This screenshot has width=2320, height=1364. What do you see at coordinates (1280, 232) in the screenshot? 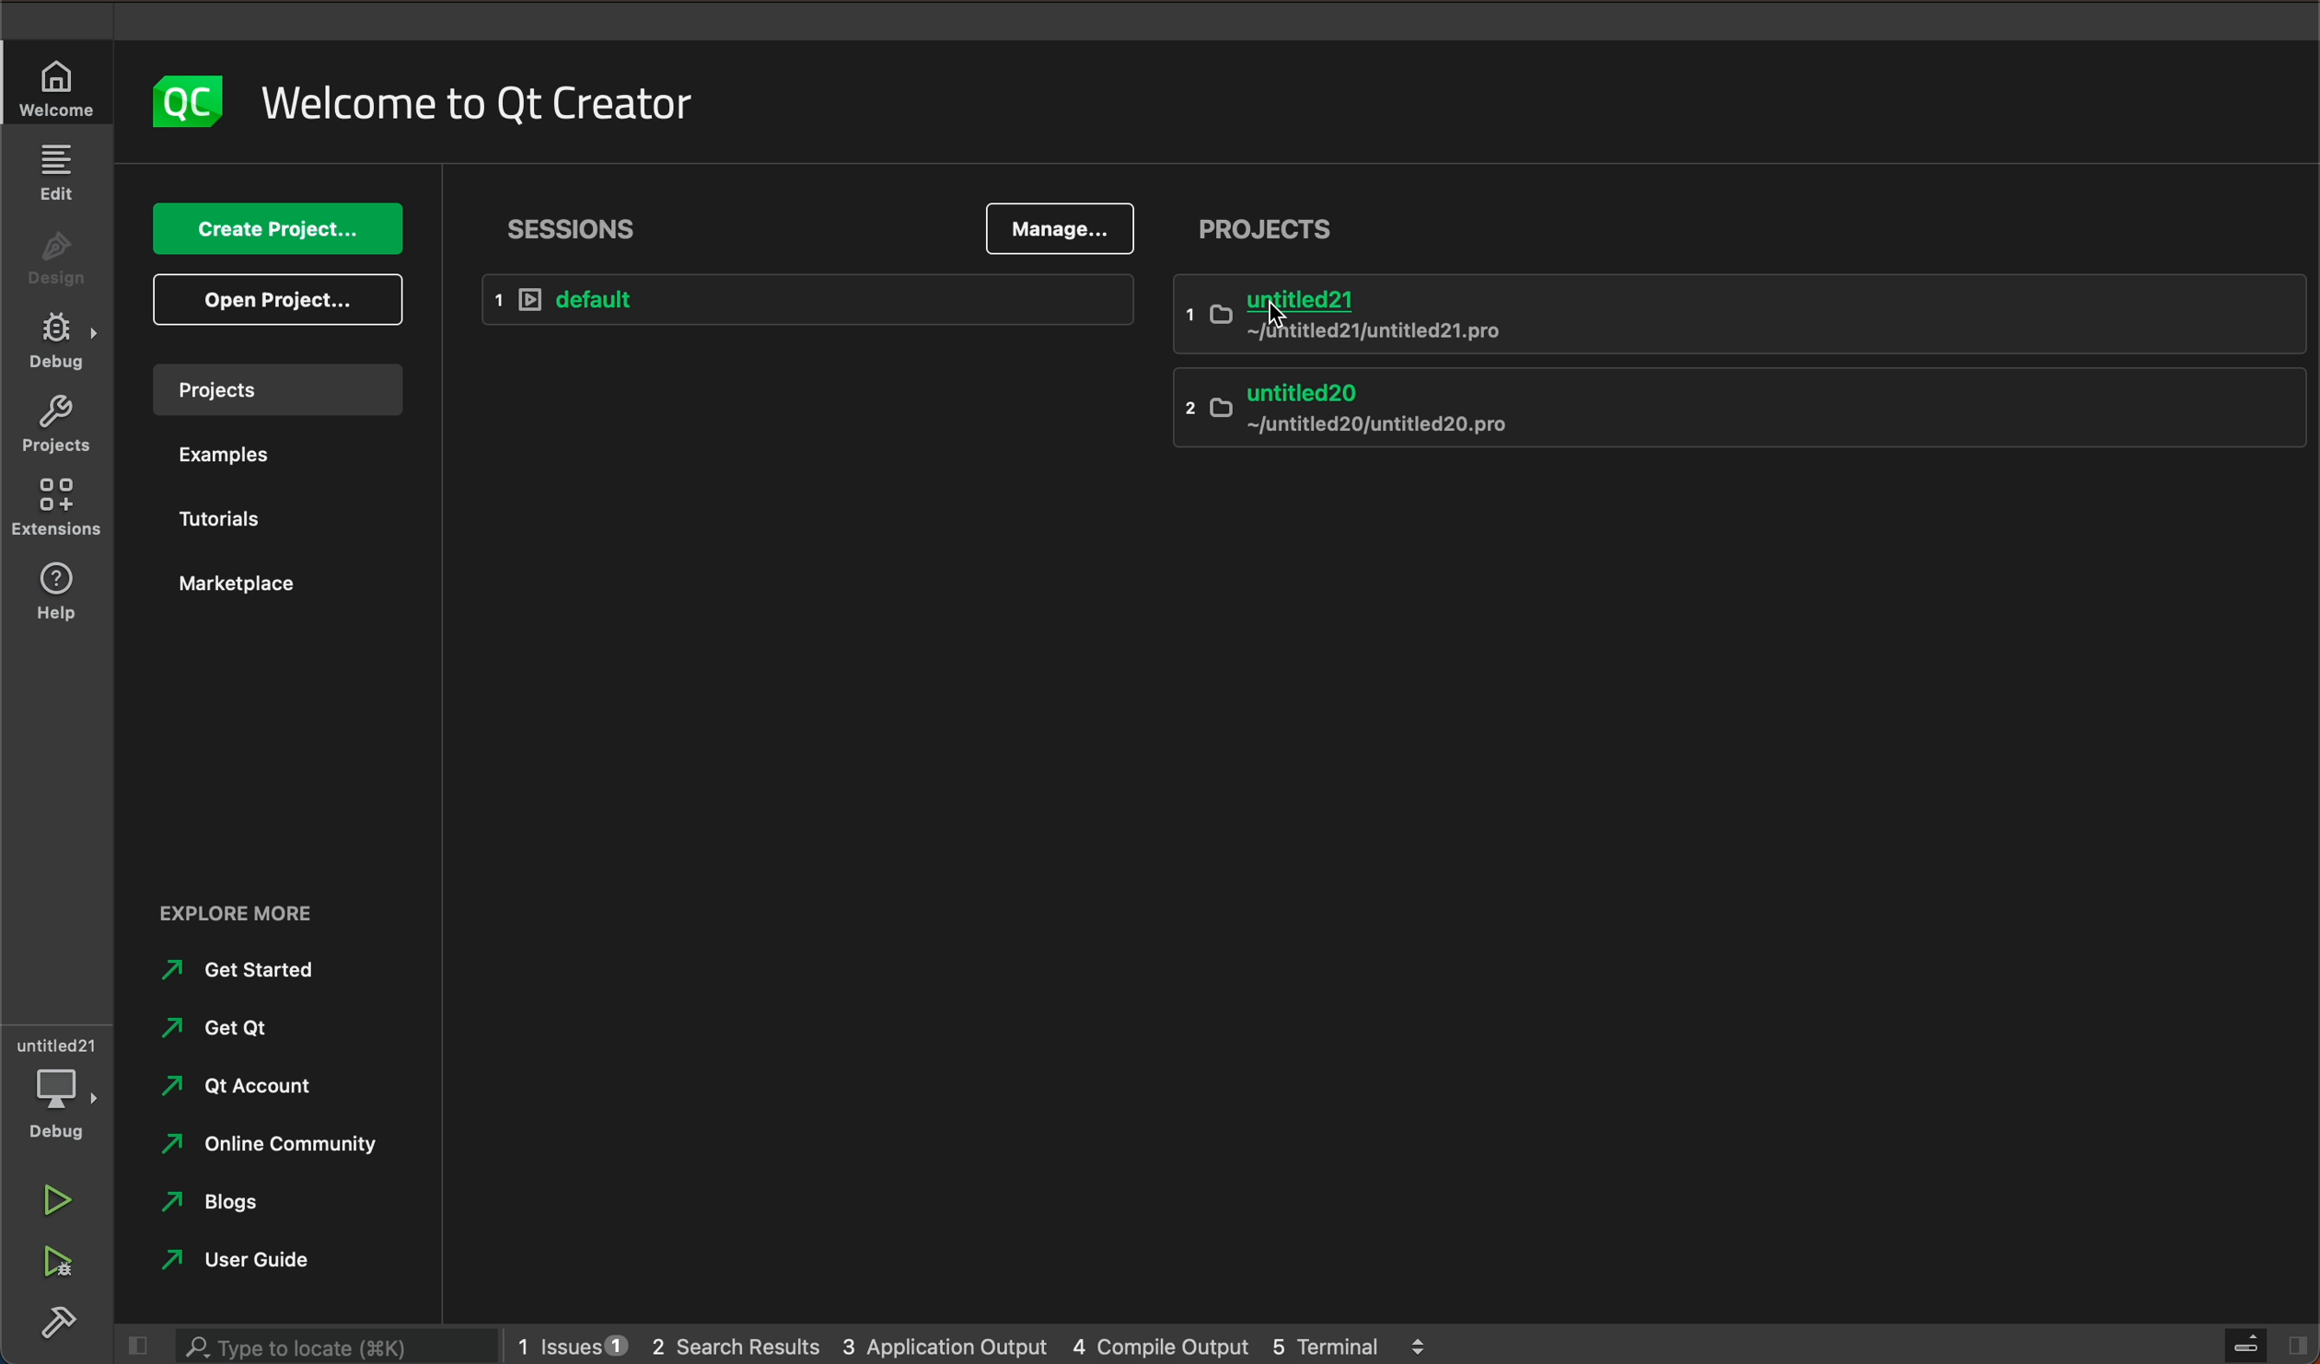
I see `projects` at bounding box center [1280, 232].